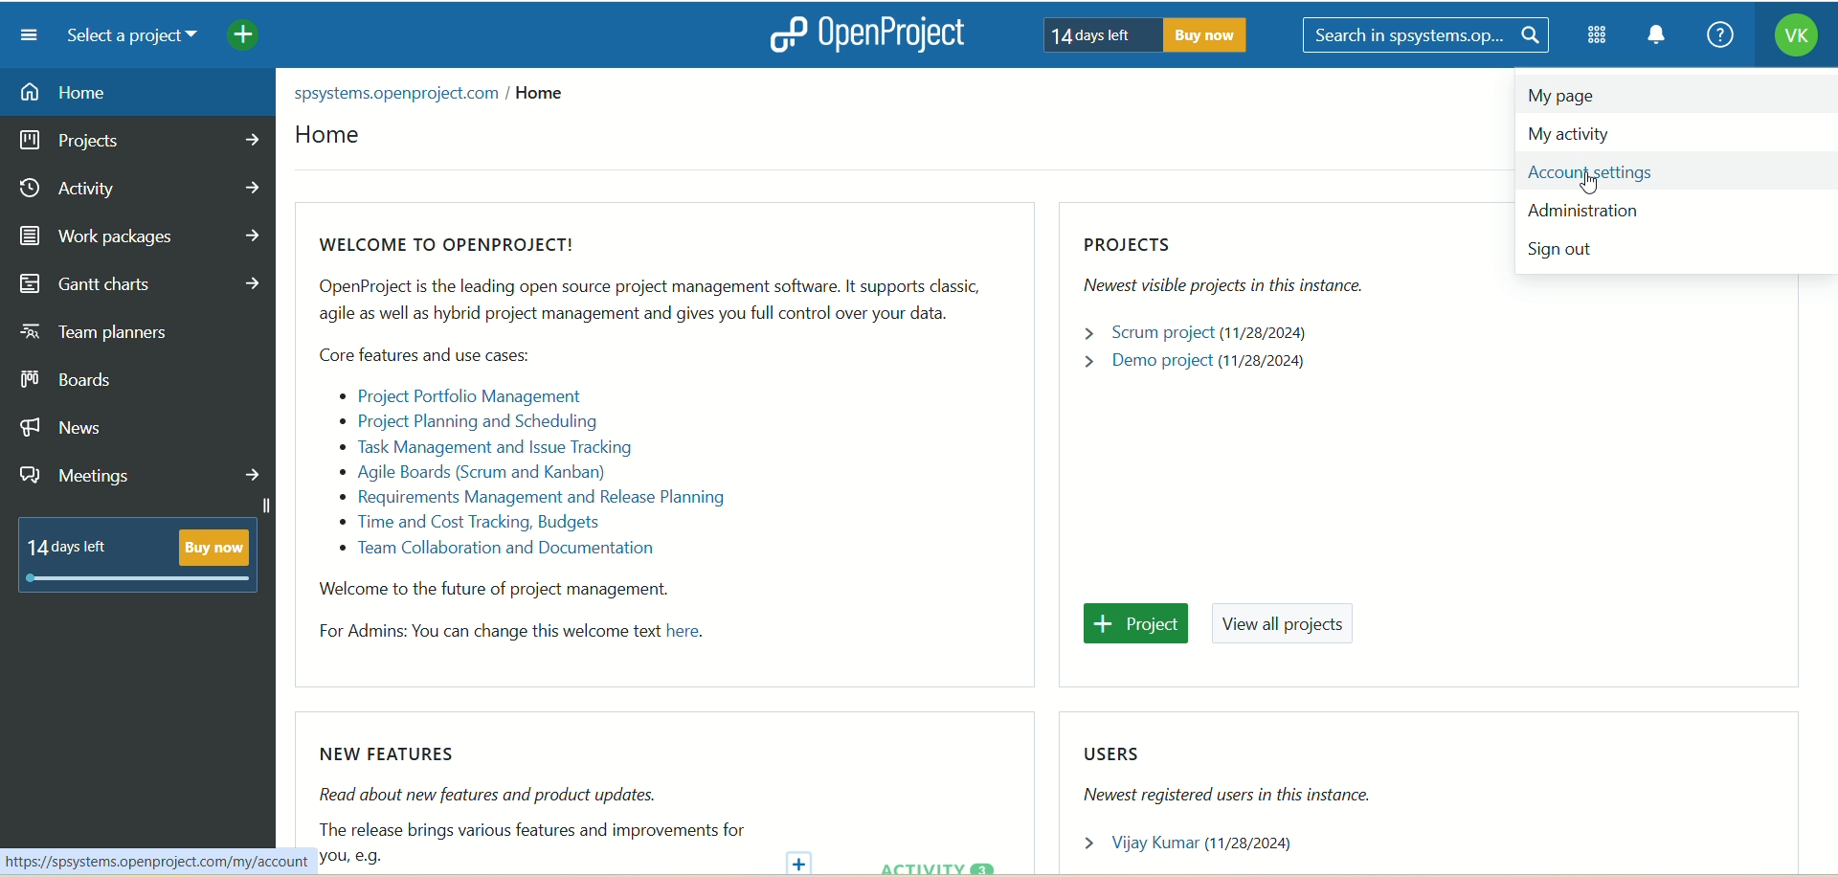  Describe the element at coordinates (1201, 845) in the screenshot. I see `user` at that location.